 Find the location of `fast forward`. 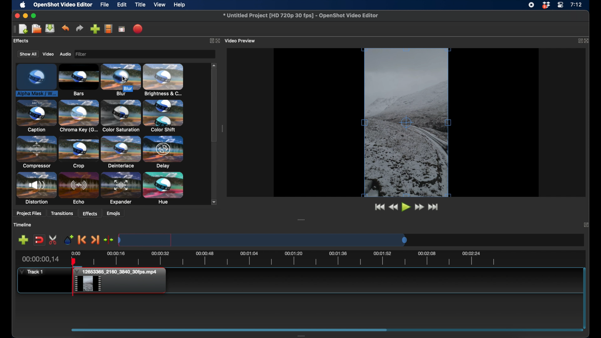

fast forward is located at coordinates (420, 207).